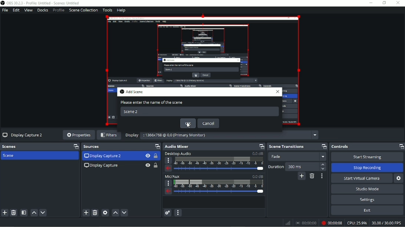  Describe the element at coordinates (324, 146) in the screenshot. I see `Maximize` at that location.